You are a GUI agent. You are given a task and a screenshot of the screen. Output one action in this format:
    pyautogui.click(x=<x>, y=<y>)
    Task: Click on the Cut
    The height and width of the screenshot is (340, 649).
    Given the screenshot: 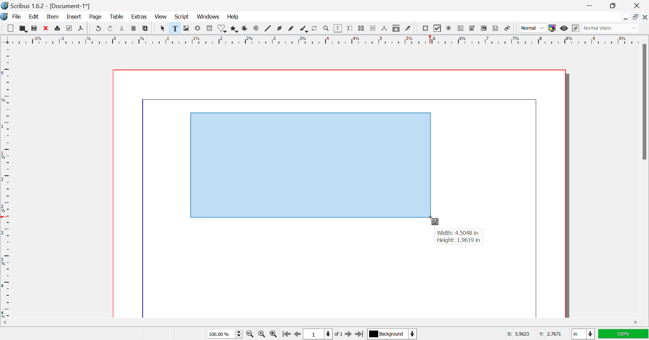 What is the action you would take?
    pyautogui.click(x=122, y=28)
    